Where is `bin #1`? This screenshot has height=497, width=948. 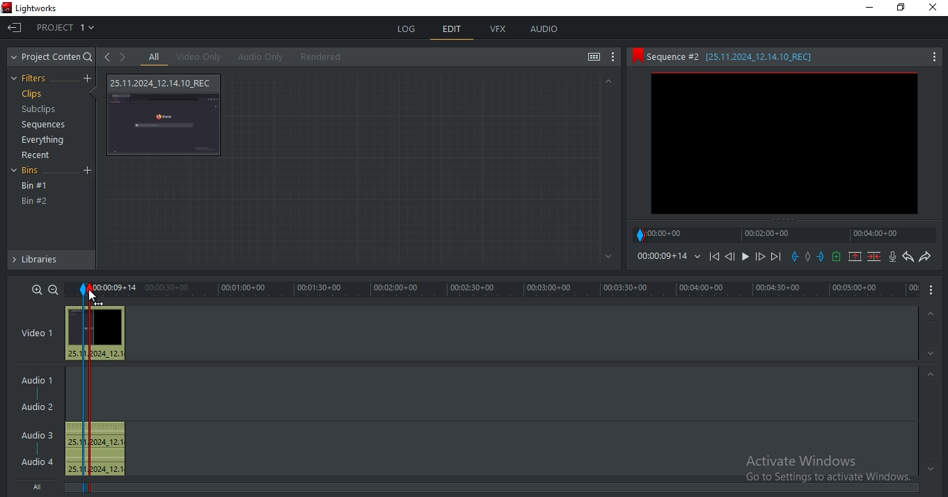
bin #1 is located at coordinates (35, 186).